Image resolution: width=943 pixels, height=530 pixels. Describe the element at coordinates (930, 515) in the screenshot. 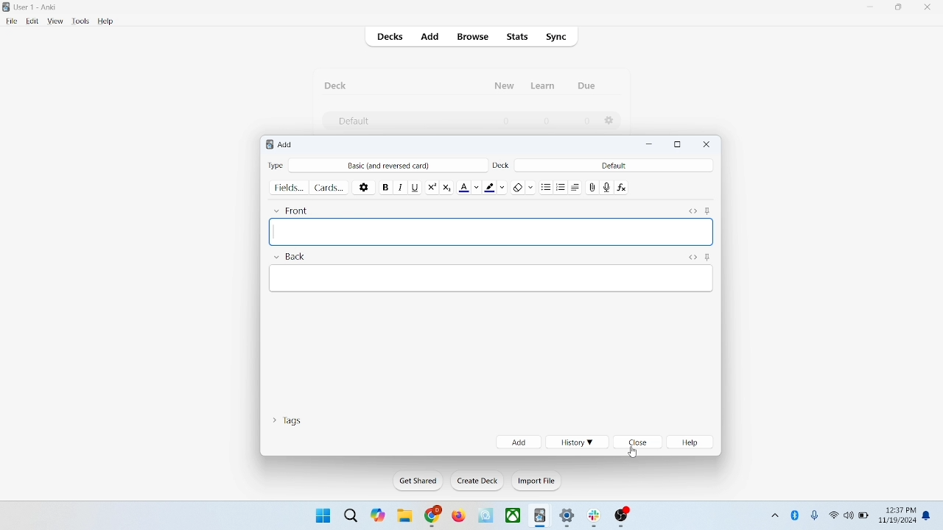

I see `notification` at that location.